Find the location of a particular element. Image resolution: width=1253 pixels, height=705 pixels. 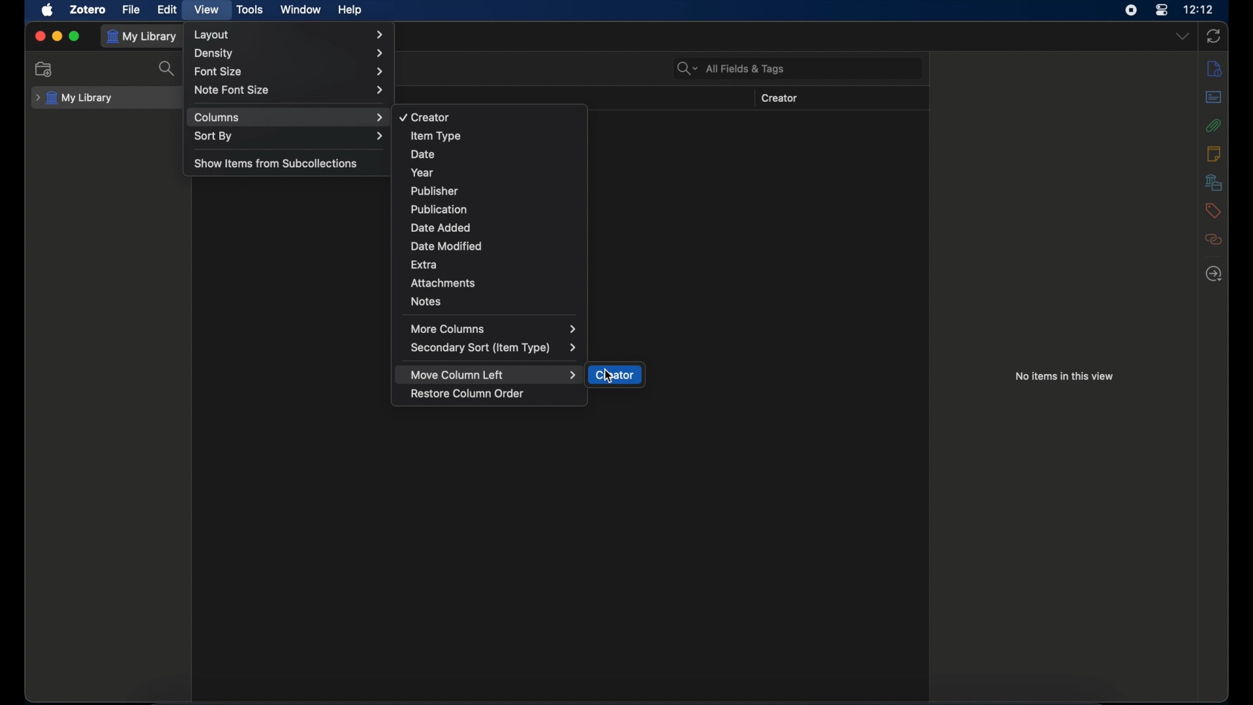

notes is located at coordinates (425, 301).